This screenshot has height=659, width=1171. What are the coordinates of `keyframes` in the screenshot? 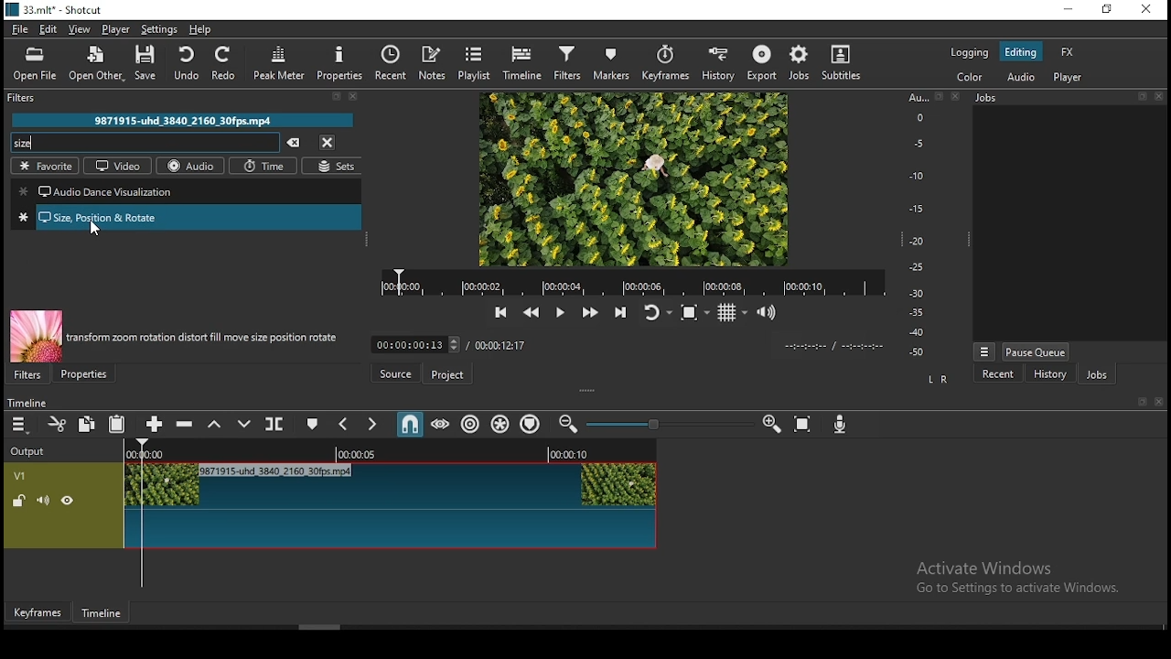 It's located at (39, 612).